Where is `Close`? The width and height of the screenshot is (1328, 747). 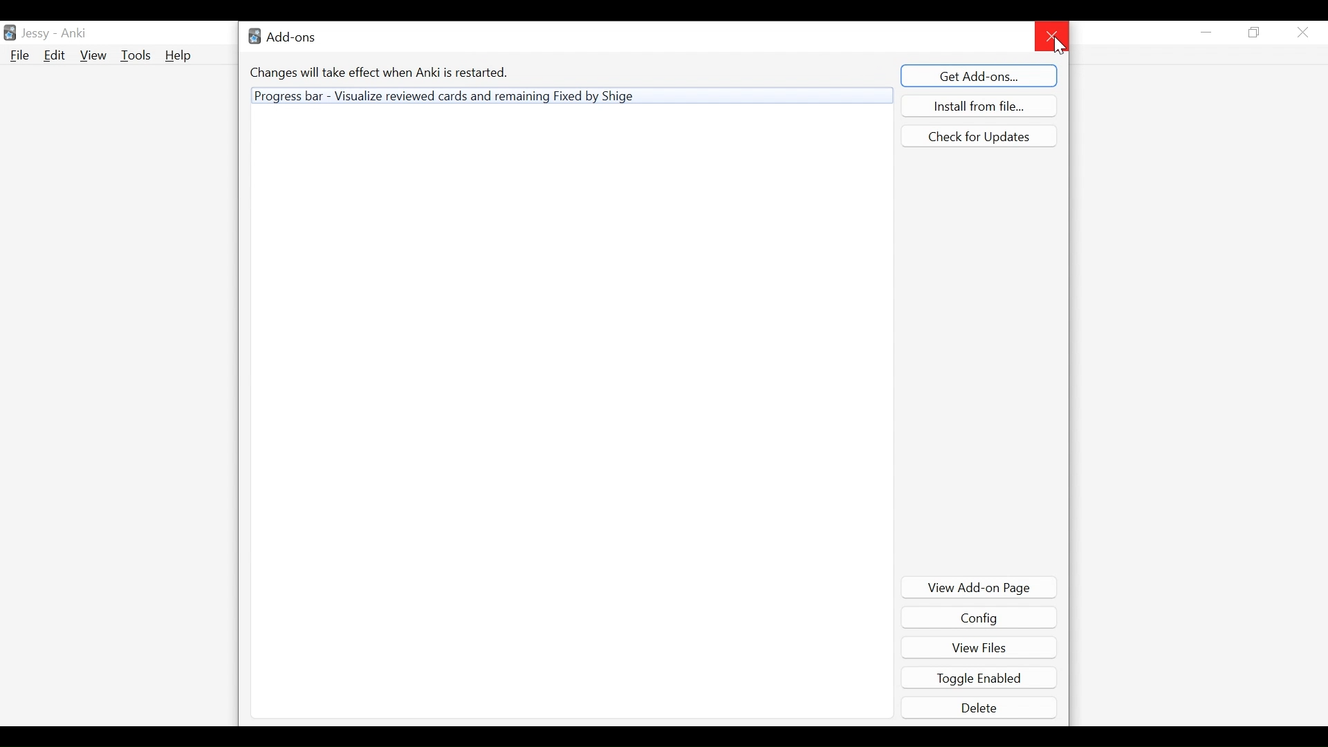 Close is located at coordinates (1052, 36).